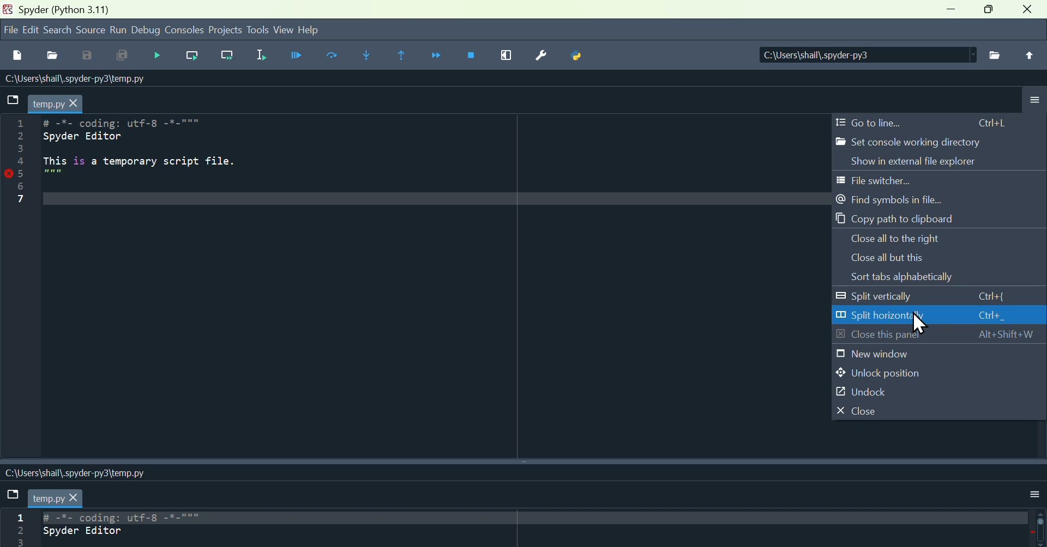 This screenshot has width=1047, height=547. What do you see at coordinates (68, 9) in the screenshot?
I see `pyder (Python 3.11)` at bounding box center [68, 9].